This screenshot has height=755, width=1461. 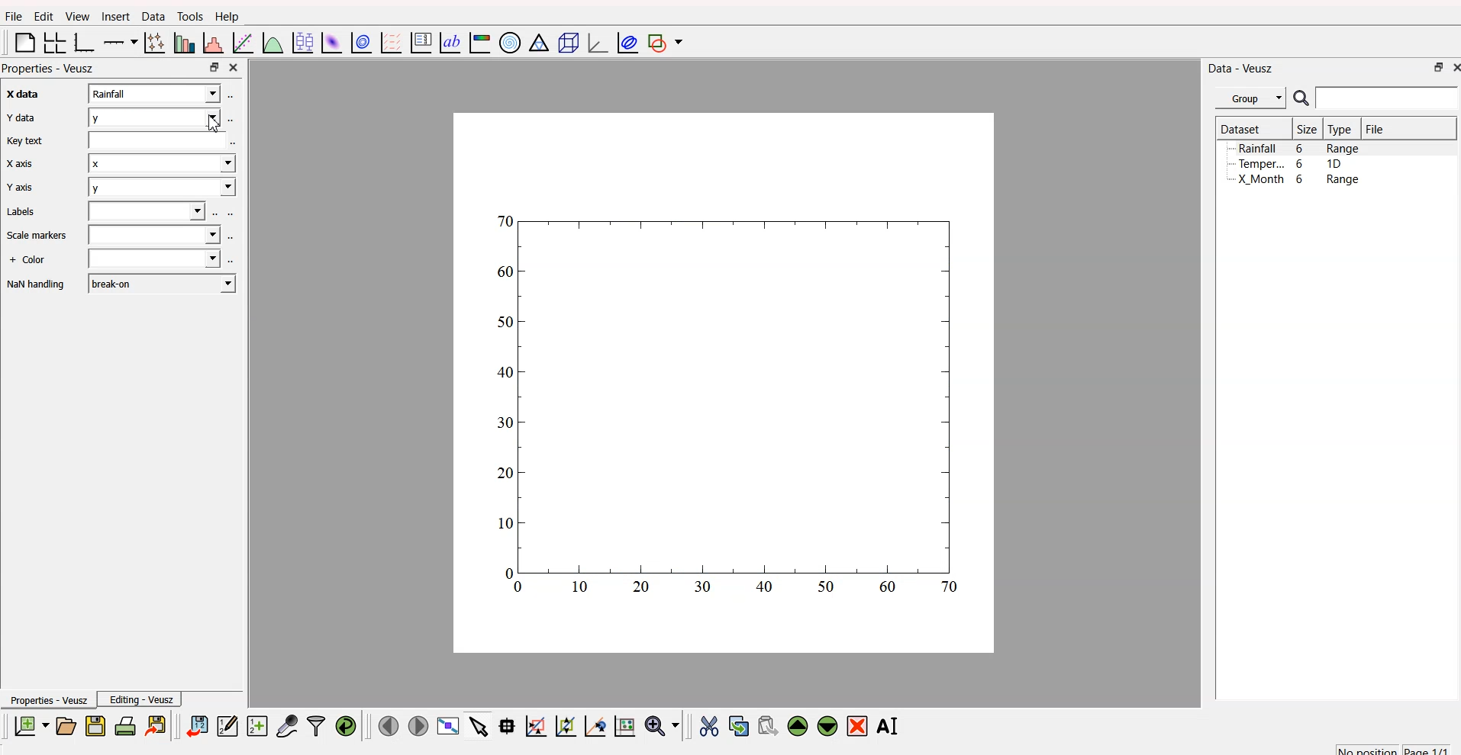 I want to click on Temper... 6 1D, so click(x=1289, y=163).